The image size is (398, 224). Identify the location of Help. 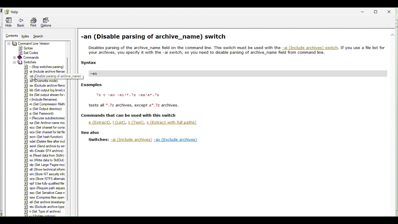
(12, 12).